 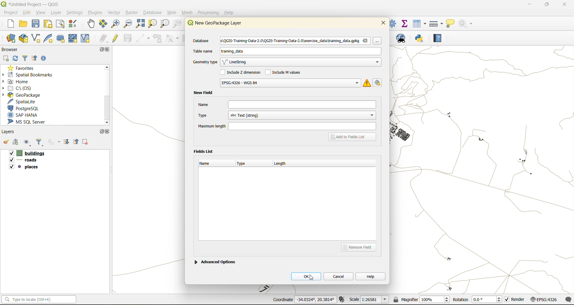 I want to click on database, so click(x=154, y=13).